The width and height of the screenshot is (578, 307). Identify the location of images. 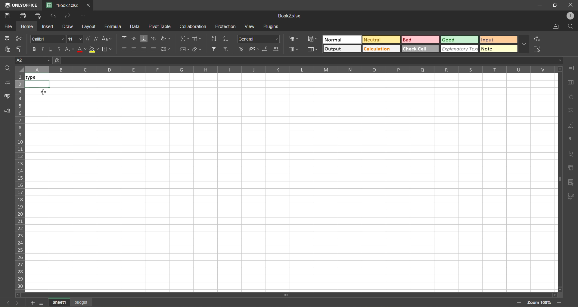
(571, 111).